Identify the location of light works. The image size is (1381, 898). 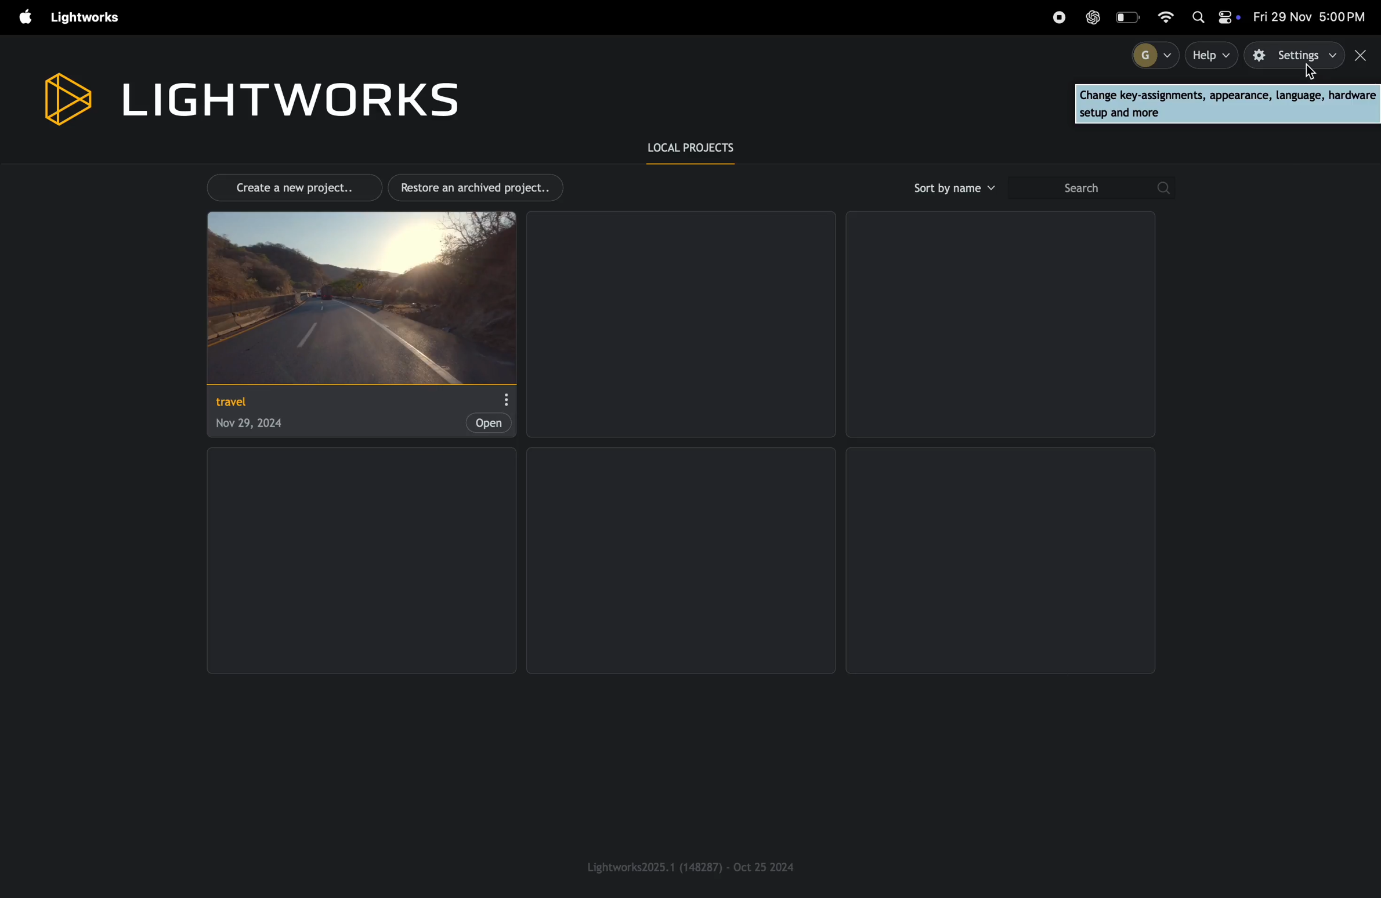
(249, 96).